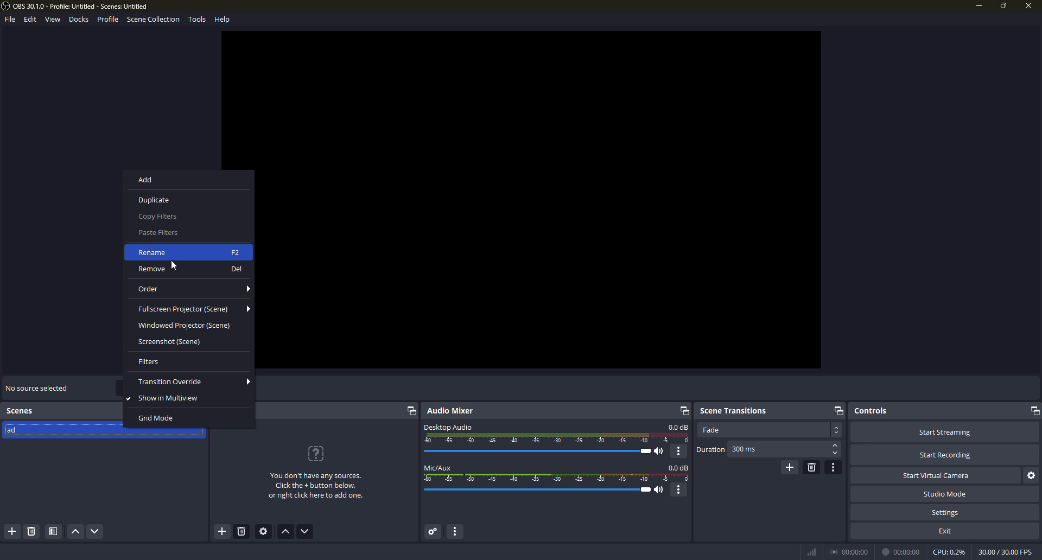  I want to click on Show in Multiview, so click(188, 400).